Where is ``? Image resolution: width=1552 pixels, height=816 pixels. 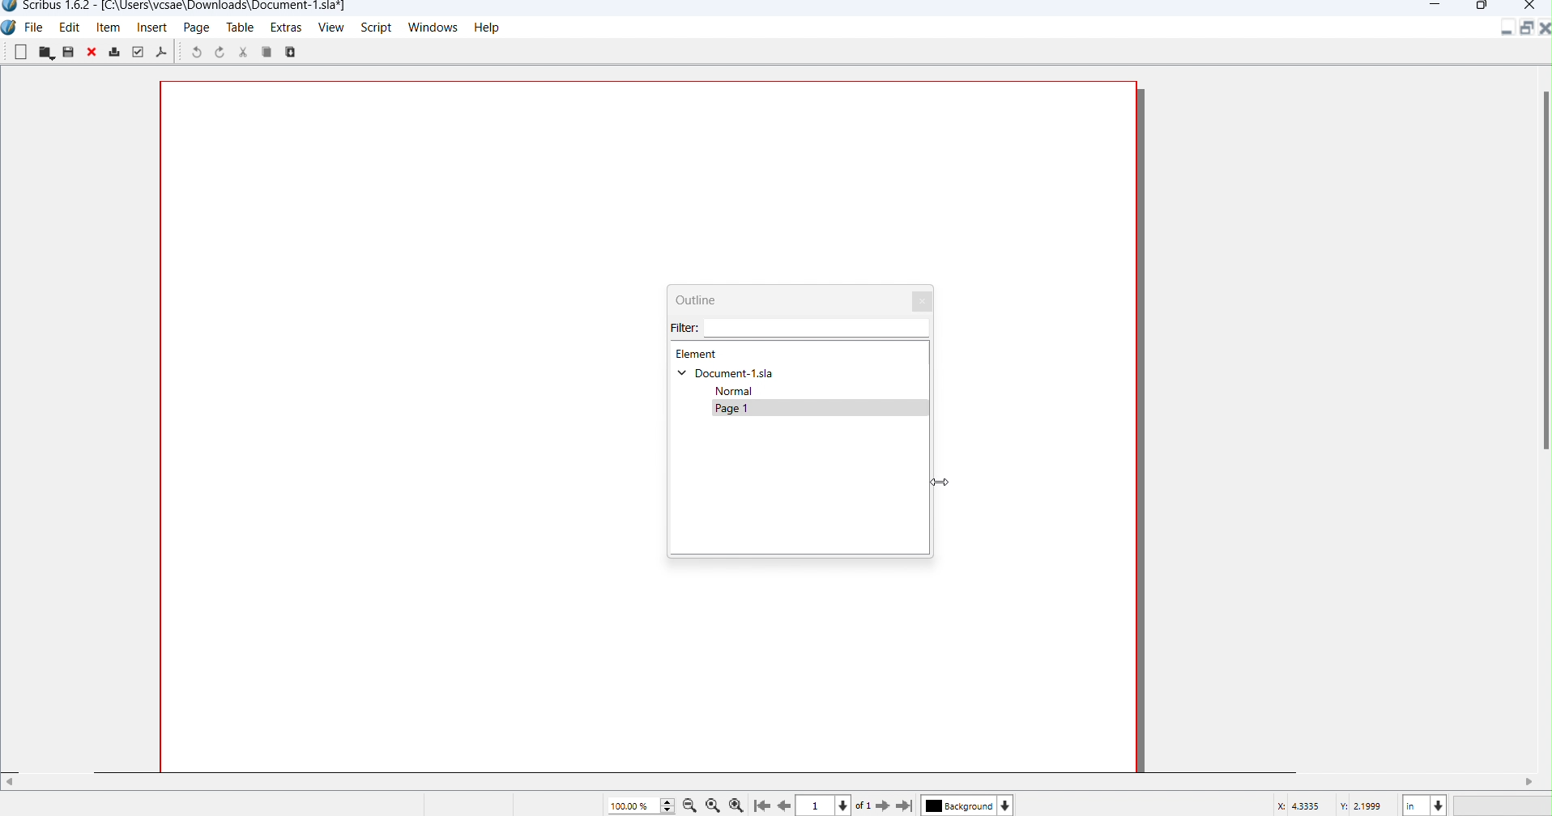  is located at coordinates (139, 52).